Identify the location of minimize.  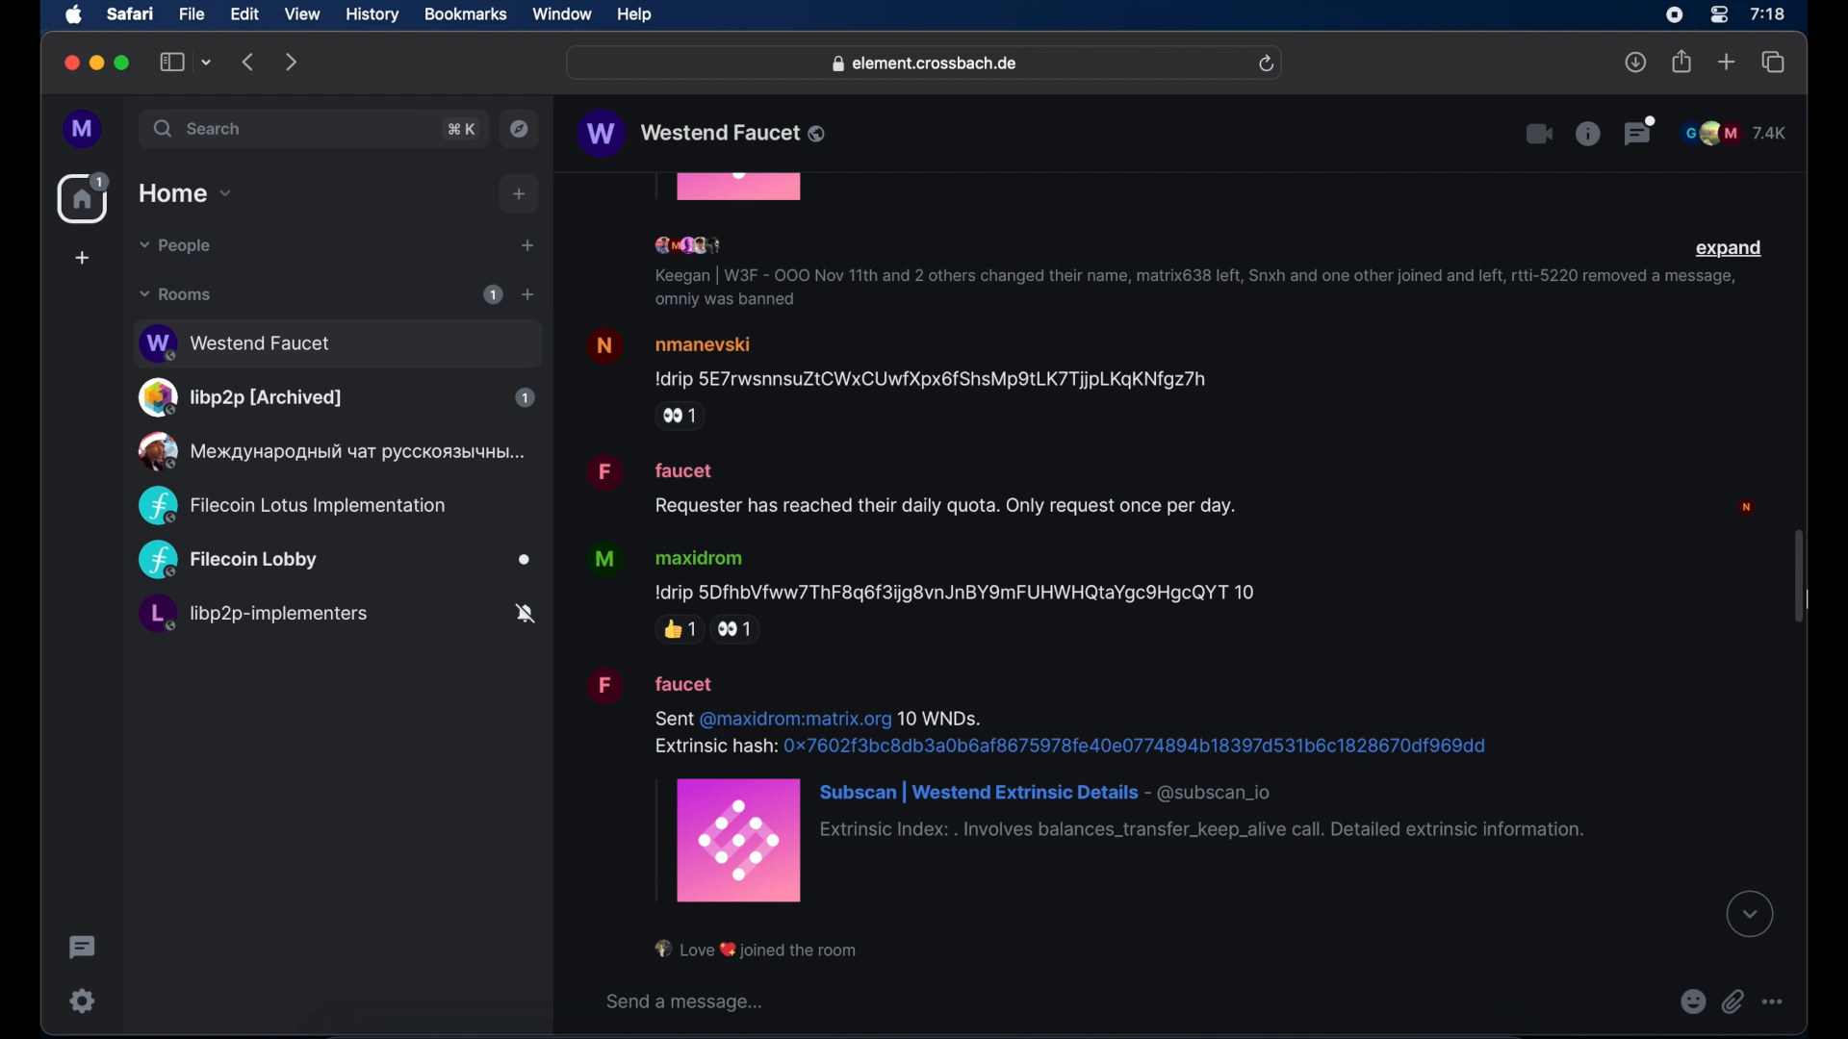
(97, 63).